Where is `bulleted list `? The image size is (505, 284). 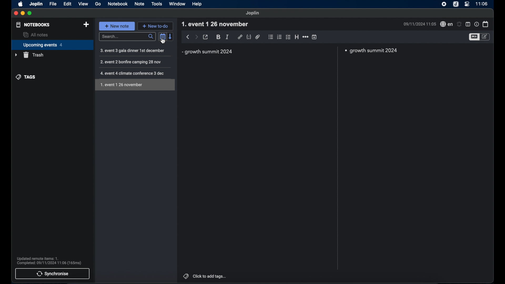 bulleted list  is located at coordinates (271, 37).